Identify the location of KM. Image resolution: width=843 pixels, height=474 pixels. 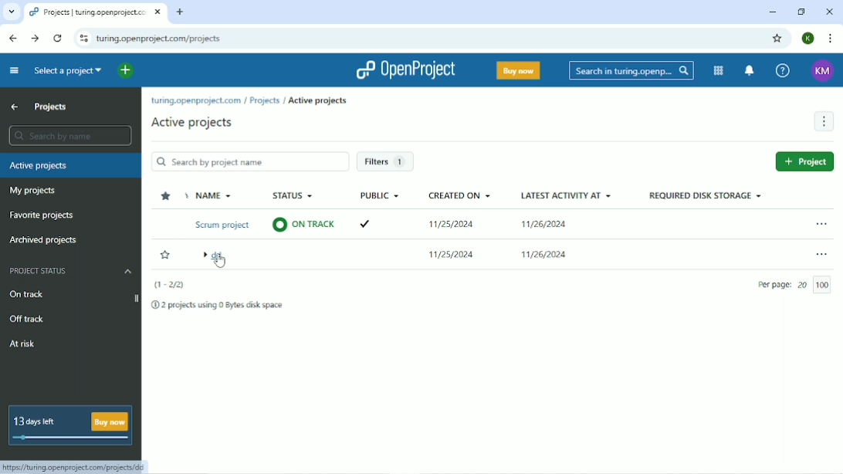
(824, 70).